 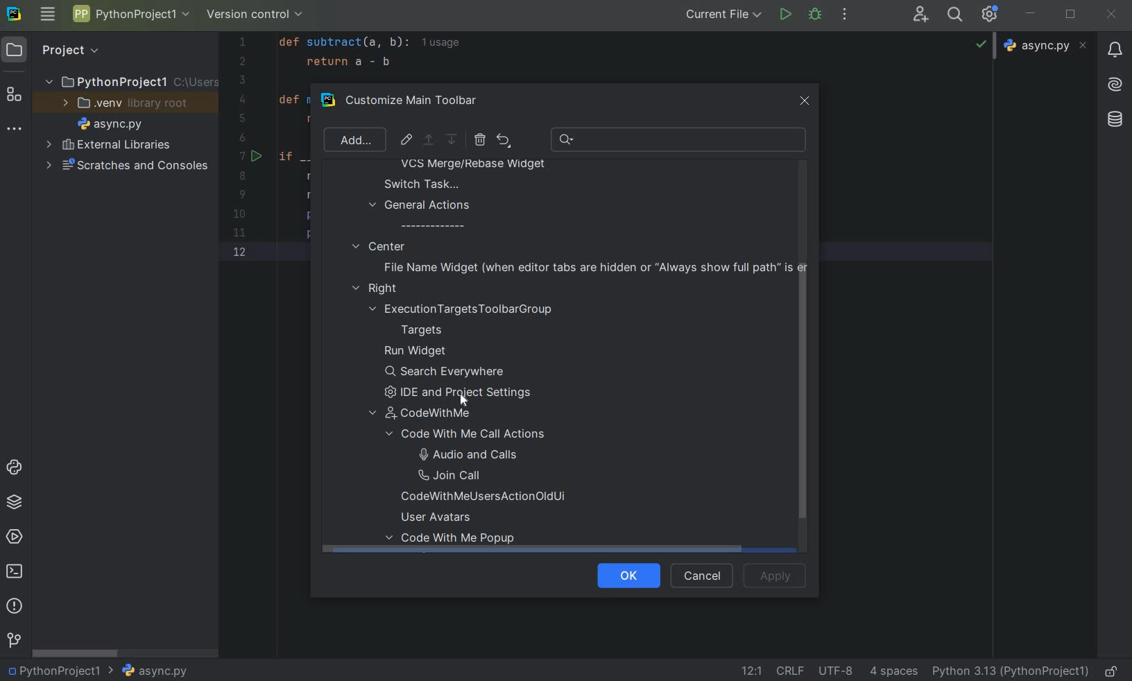 What do you see at coordinates (473, 165) in the screenshot?
I see `VCS Merge/rebase widget` at bounding box center [473, 165].